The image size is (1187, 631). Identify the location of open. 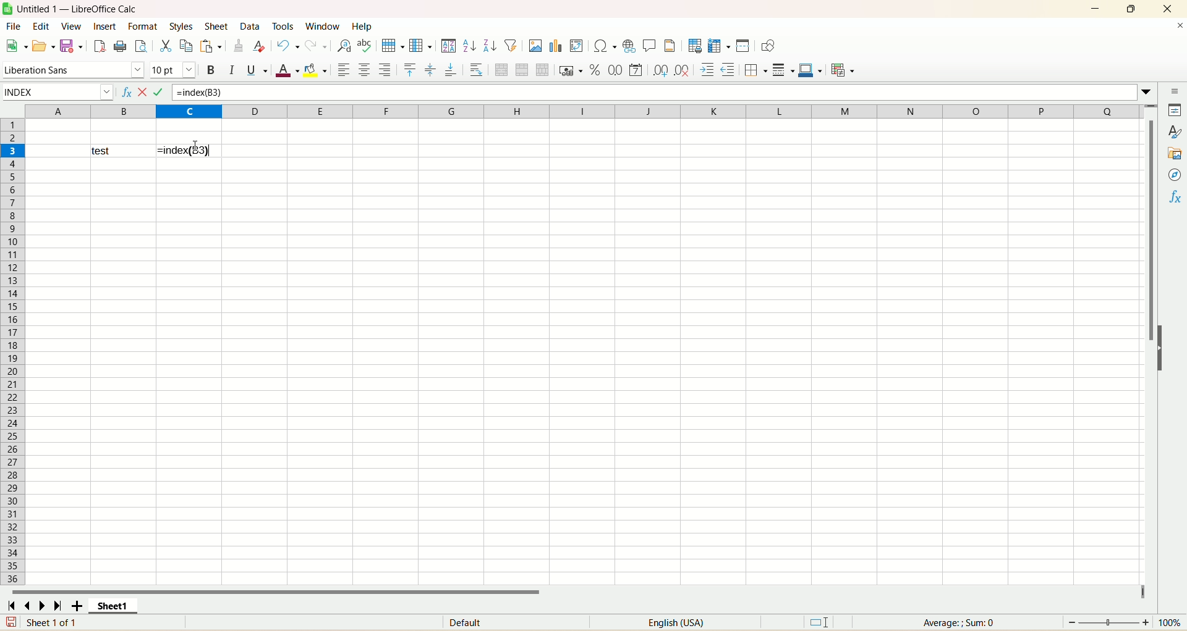
(43, 46).